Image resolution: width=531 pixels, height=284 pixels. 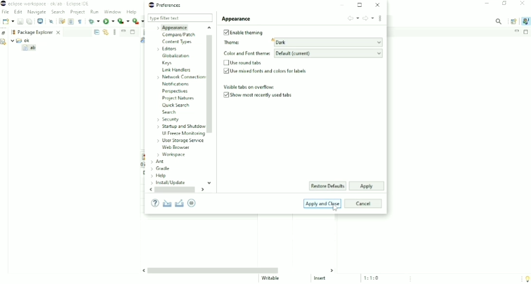 What do you see at coordinates (18, 12) in the screenshot?
I see `Edit` at bounding box center [18, 12].